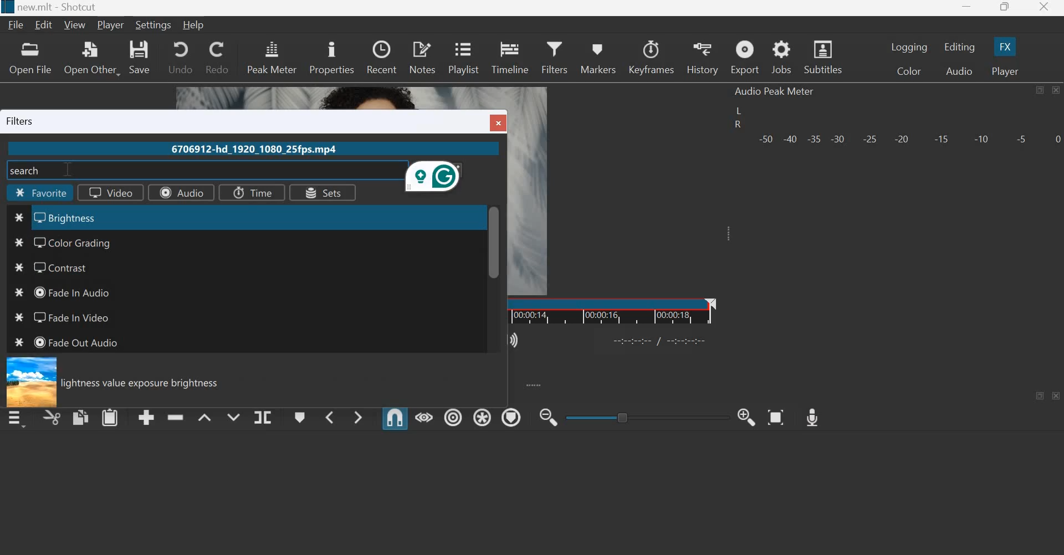 The width and height of the screenshot is (1064, 555). What do you see at coordinates (91, 58) in the screenshot?
I see `open other` at bounding box center [91, 58].